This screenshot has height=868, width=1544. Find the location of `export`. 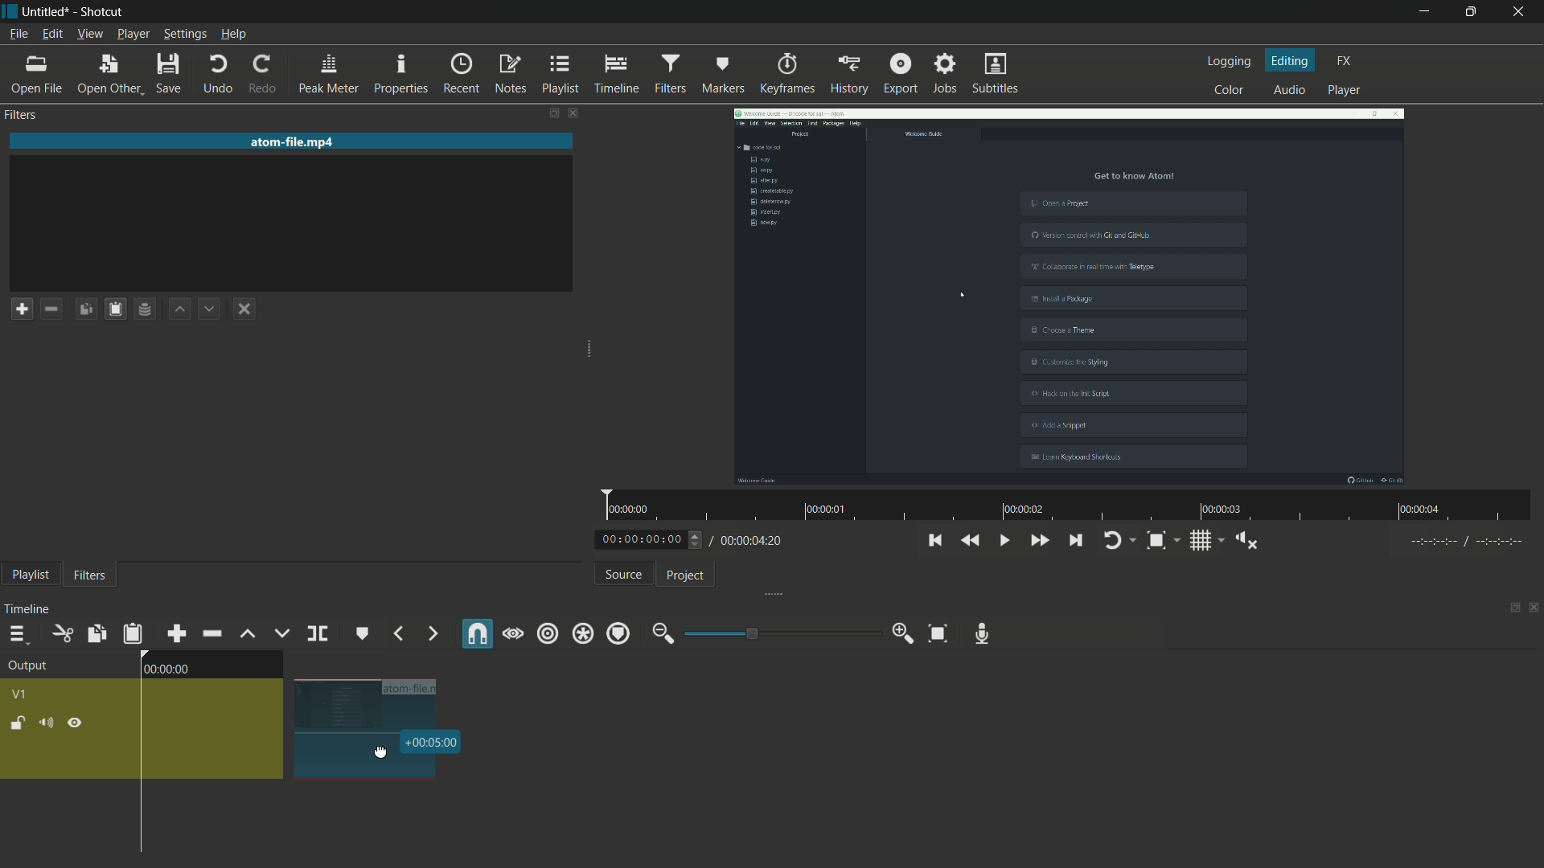

export is located at coordinates (900, 75).